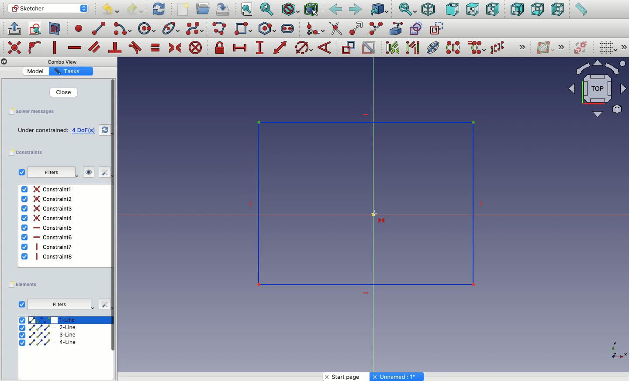 The width and height of the screenshot is (629, 381). Describe the element at coordinates (156, 48) in the screenshot. I see `constrain equal` at that location.